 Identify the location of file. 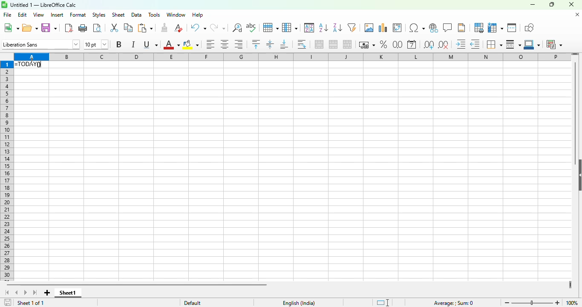
(7, 14).